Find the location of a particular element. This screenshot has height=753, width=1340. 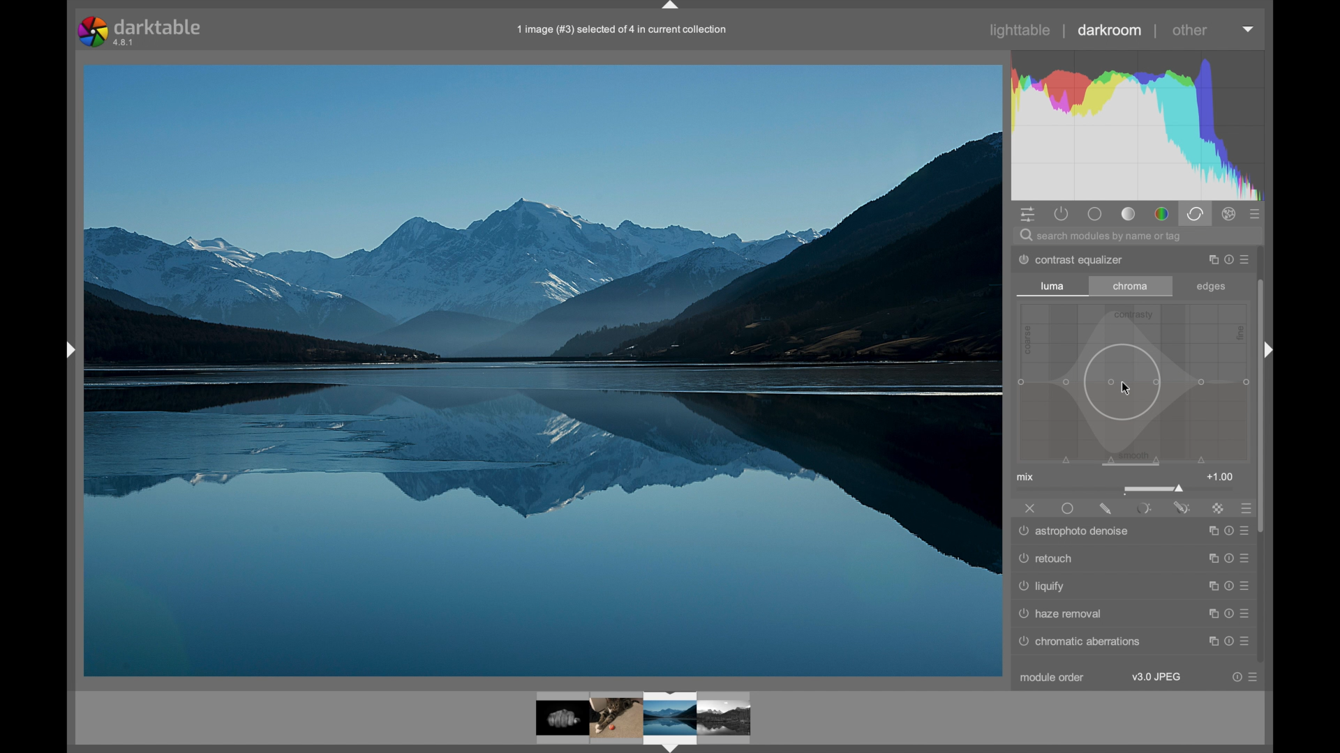

more options is located at coordinates (1226, 532).